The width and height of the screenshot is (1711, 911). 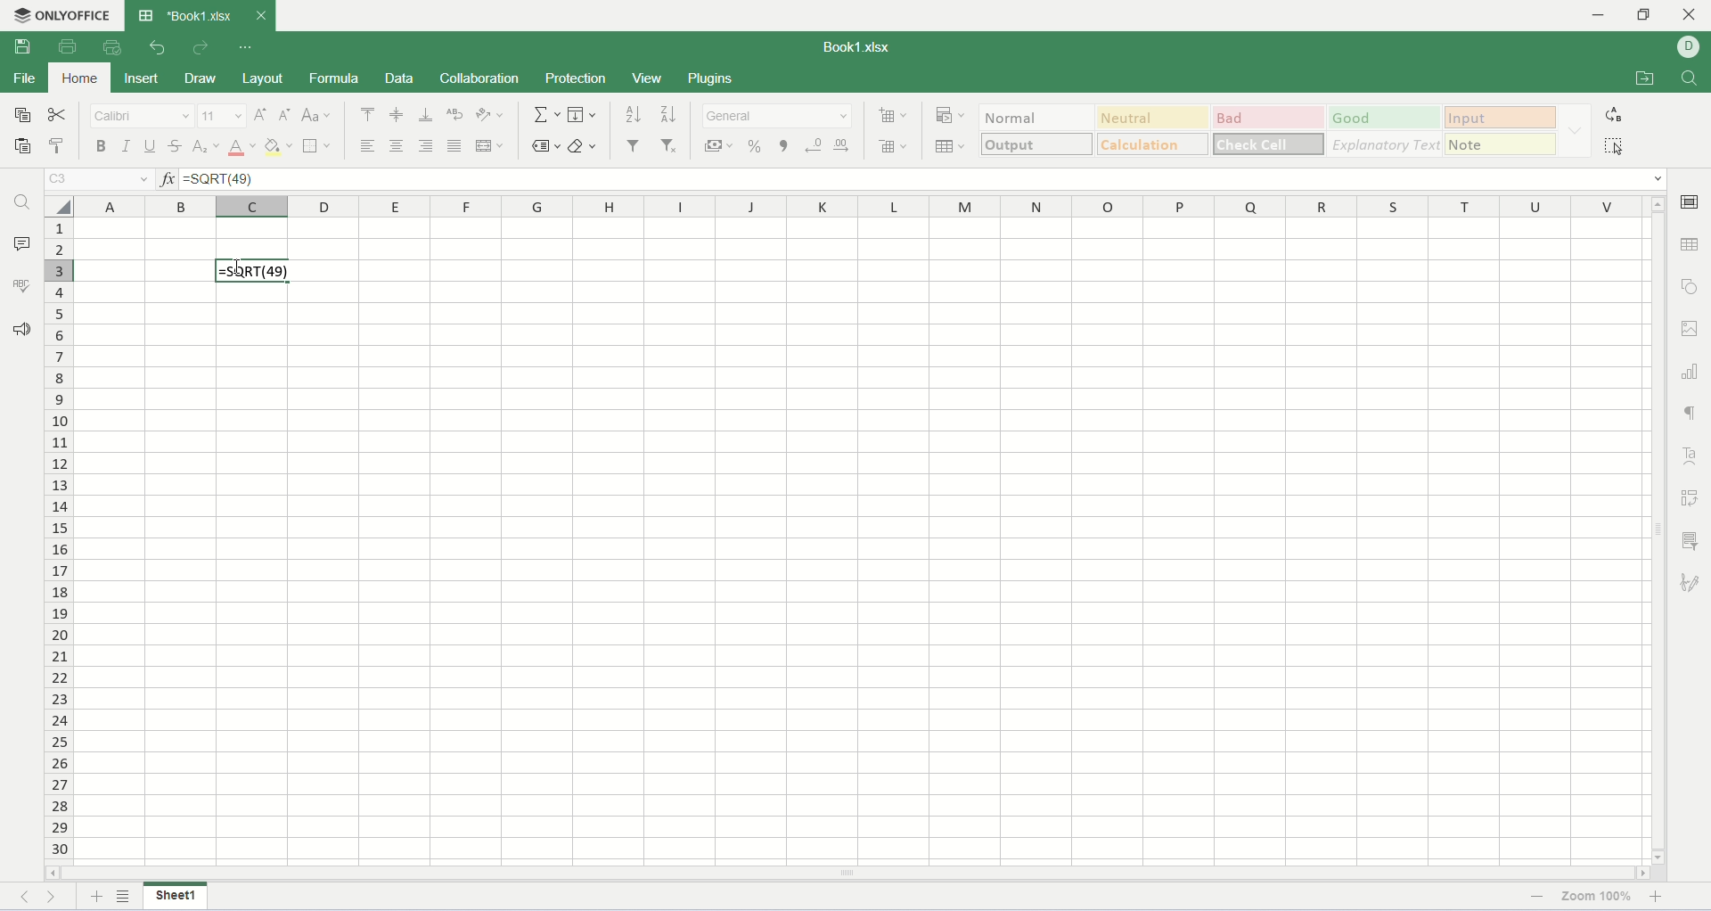 What do you see at coordinates (30, 897) in the screenshot?
I see `previous` at bounding box center [30, 897].